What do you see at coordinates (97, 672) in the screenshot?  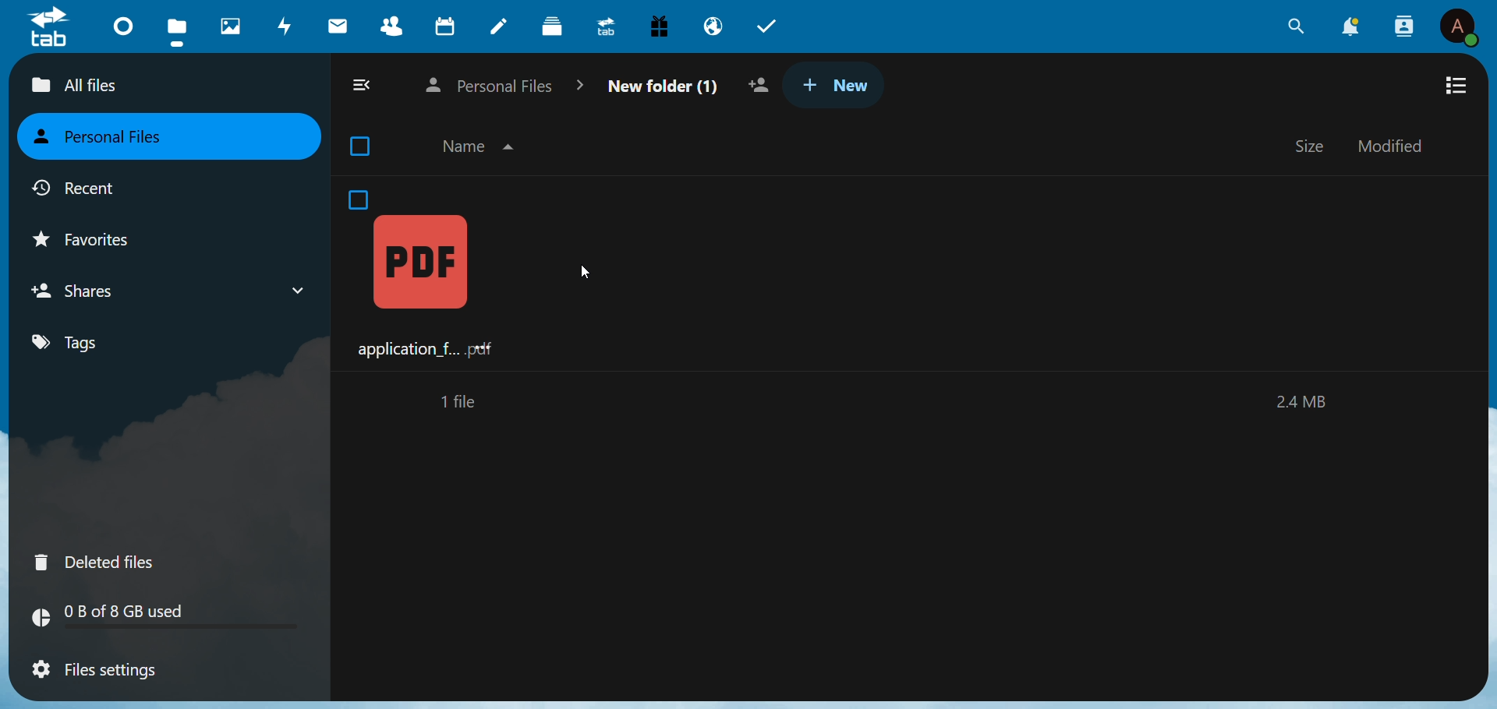 I see `file setting` at bounding box center [97, 672].